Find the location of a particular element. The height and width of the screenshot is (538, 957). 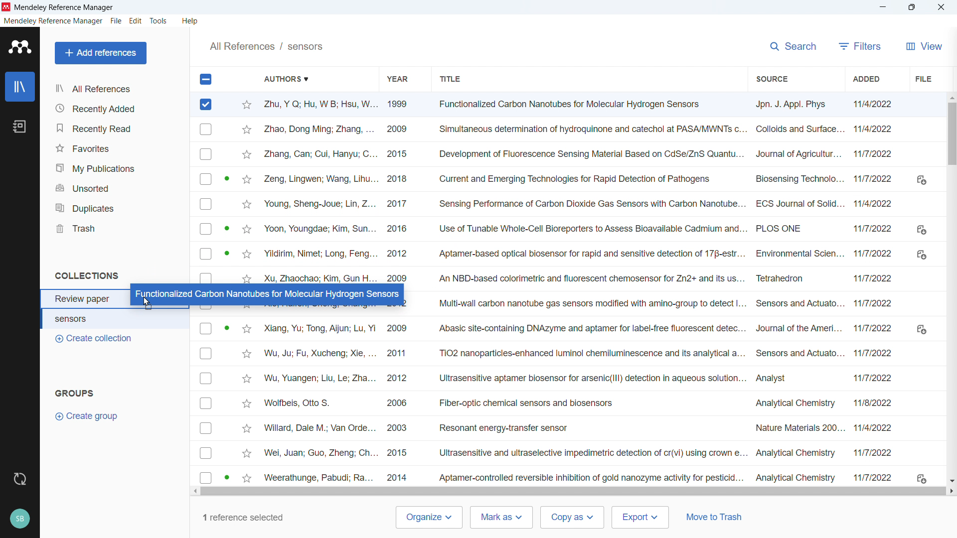

Library  is located at coordinates (20, 87).